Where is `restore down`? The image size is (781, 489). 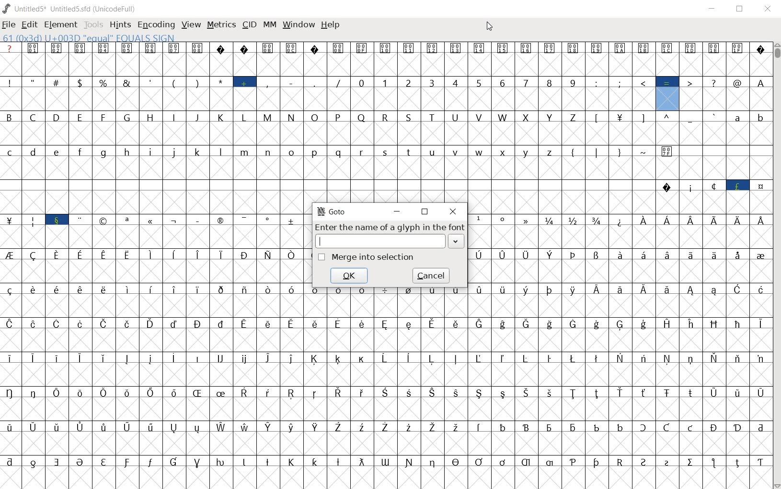 restore down is located at coordinates (425, 212).